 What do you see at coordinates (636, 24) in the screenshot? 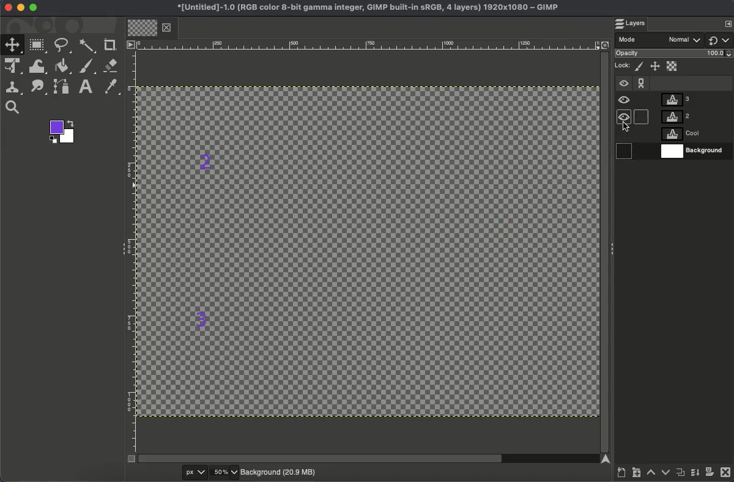
I see `Layers` at bounding box center [636, 24].